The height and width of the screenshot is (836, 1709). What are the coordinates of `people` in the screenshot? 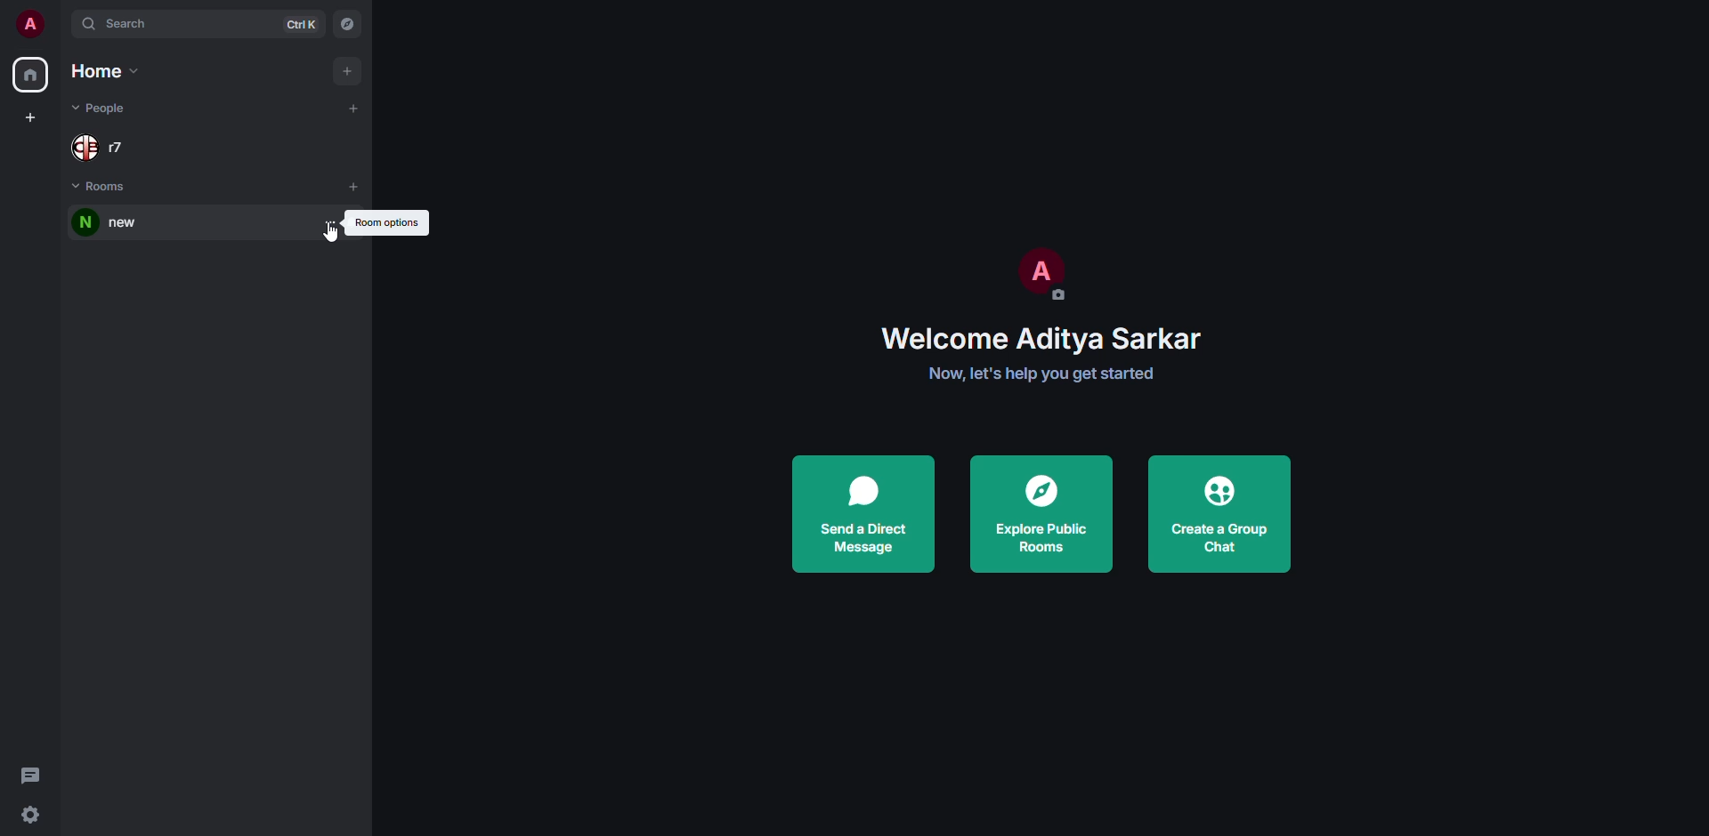 It's located at (109, 106).